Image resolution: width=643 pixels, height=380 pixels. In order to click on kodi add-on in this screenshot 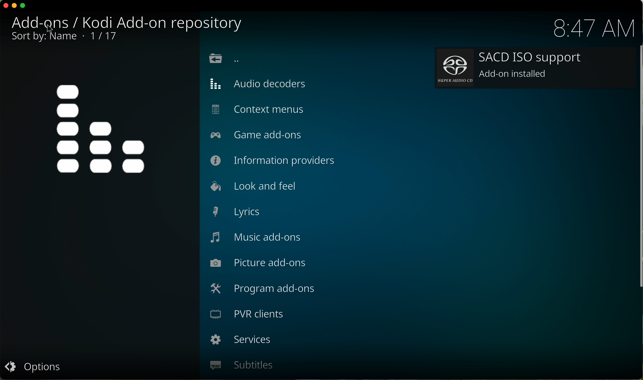, I will do `click(163, 23)`.